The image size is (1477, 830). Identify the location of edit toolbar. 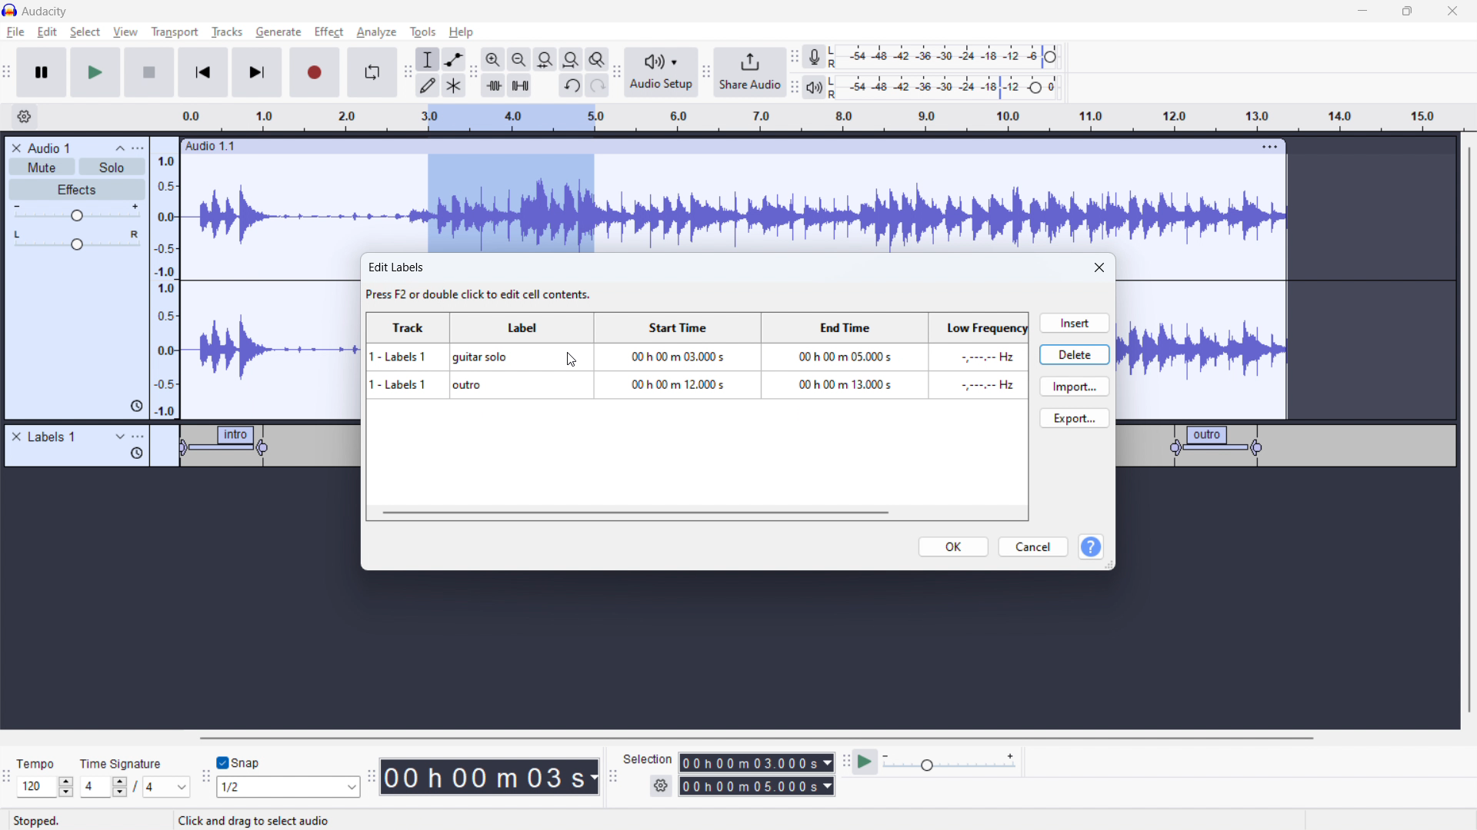
(473, 73).